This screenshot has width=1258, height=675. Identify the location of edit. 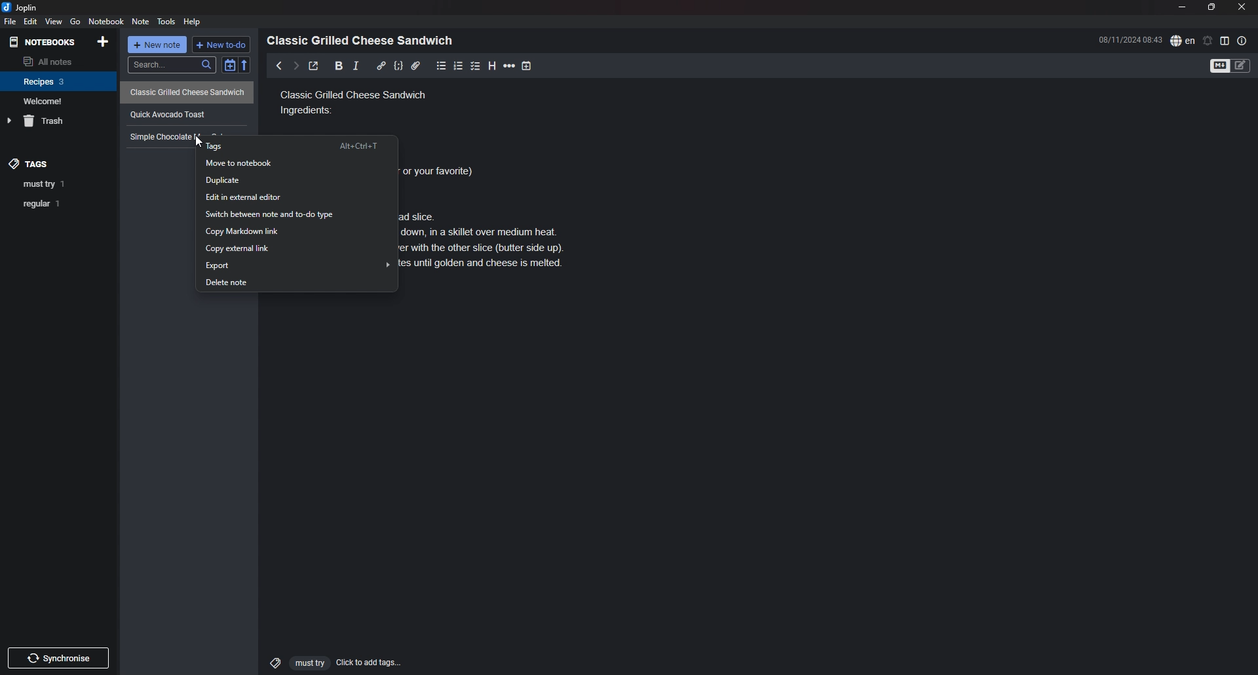
(29, 22).